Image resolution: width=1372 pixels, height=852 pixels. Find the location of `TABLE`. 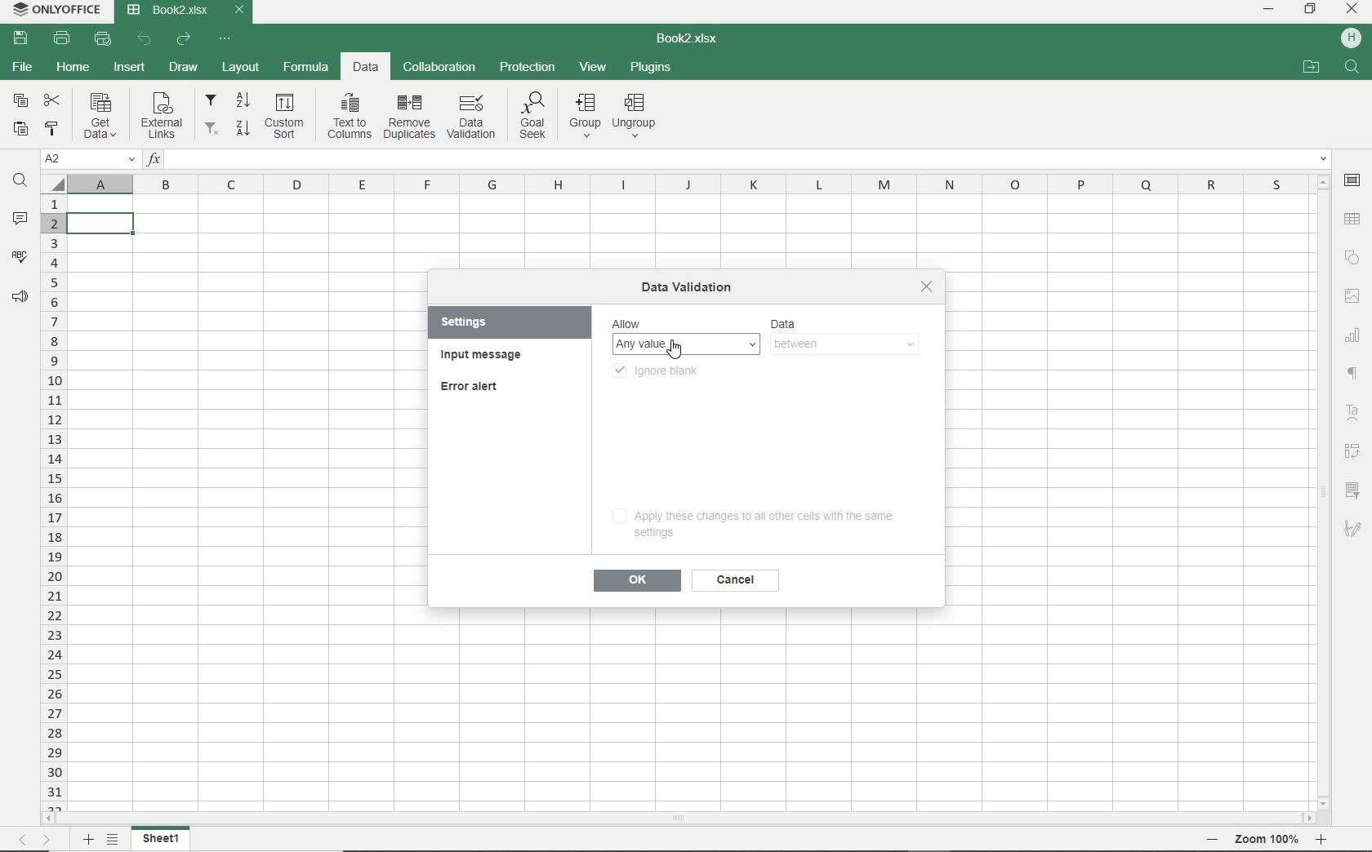

TABLE is located at coordinates (1353, 219).